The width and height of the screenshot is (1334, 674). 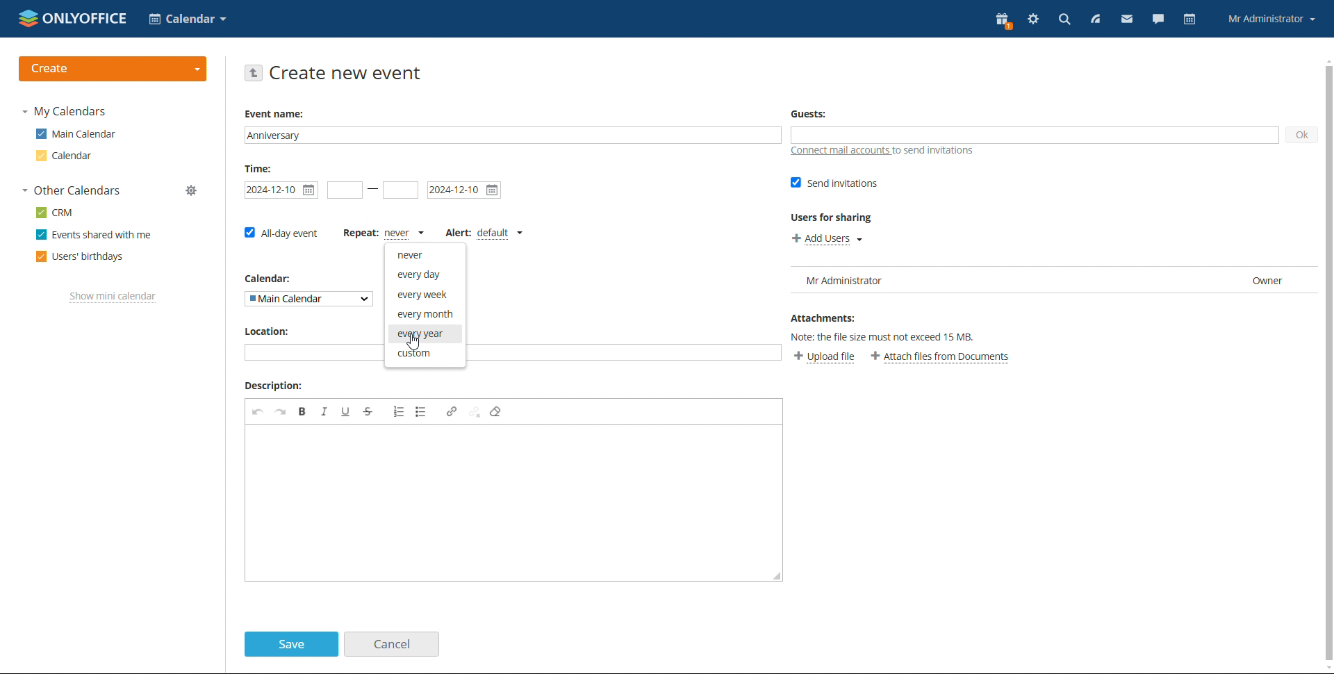 What do you see at coordinates (423, 295) in the screenshot?
I see `every week` at bounding box center [423, 295].